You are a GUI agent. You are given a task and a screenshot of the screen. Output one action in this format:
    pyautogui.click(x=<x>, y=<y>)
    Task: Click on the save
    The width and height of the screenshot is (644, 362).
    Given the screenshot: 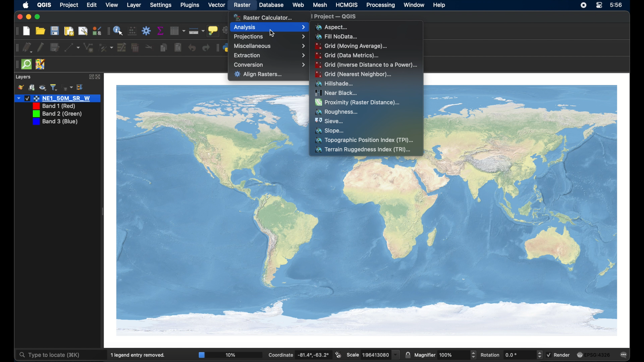 What is the action you would take?
    pyautogui.click(x=54, y=31)
    